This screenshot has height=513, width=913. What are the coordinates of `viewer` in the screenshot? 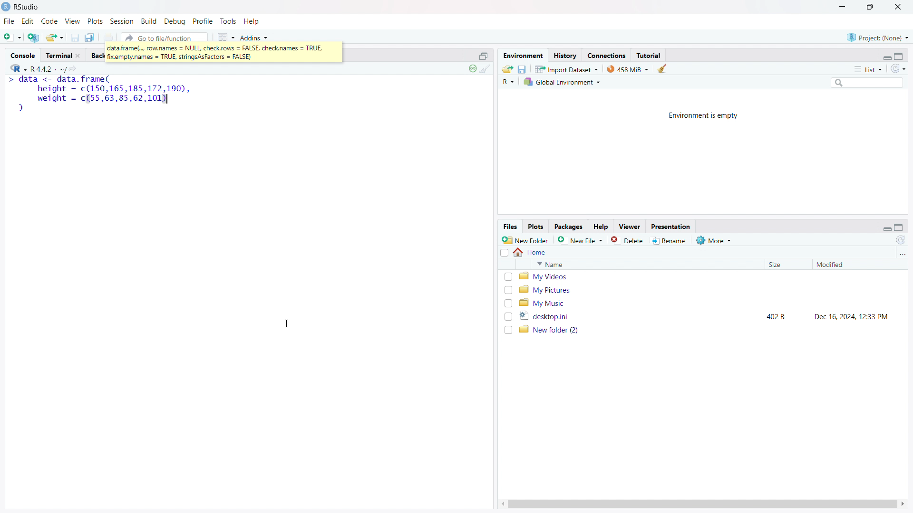 It's located at (630, 227).